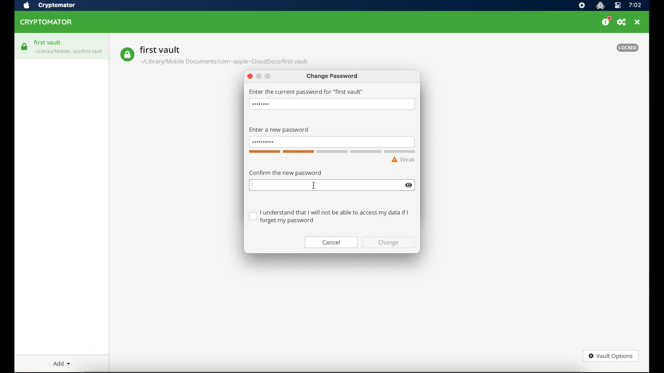  Describe the element at coordinates (252, 184) in the screenshot. I see `text cursor` at that location.